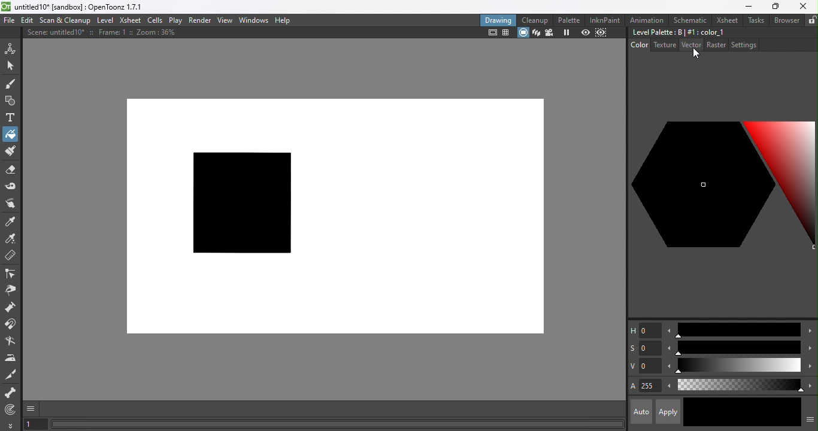 The height and width of the screenshot is (431, 818). Describe the element at coordinates (535, 33) in the screenshot. I see `3D View` at that location.